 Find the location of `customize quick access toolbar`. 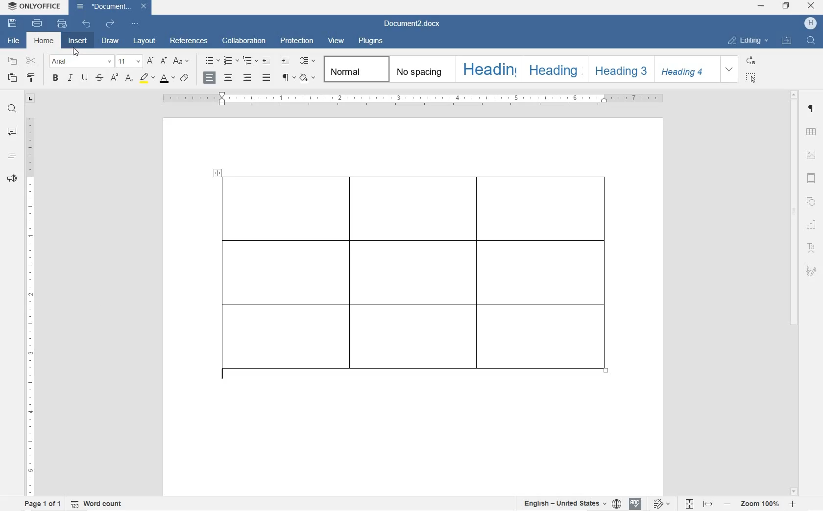

customize quick access toolbar is located at coordinates (134, 23).